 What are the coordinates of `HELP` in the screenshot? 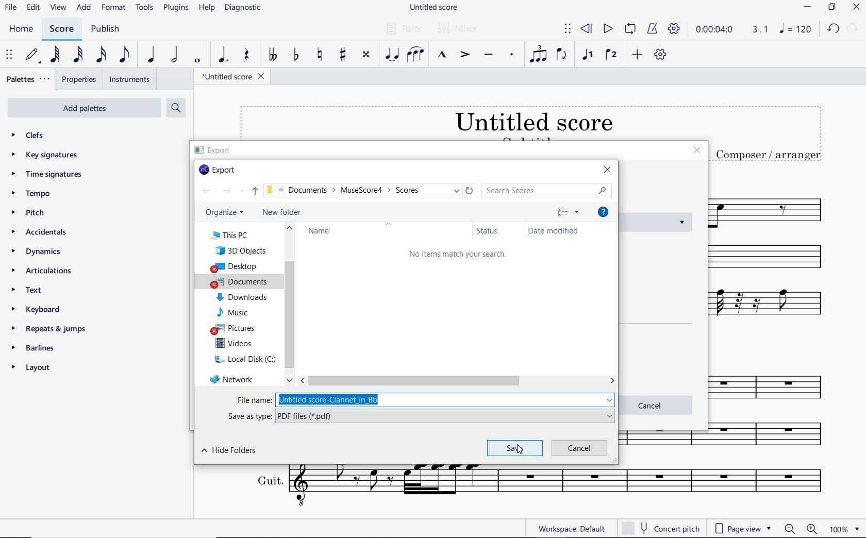 It's located at (603, 212).